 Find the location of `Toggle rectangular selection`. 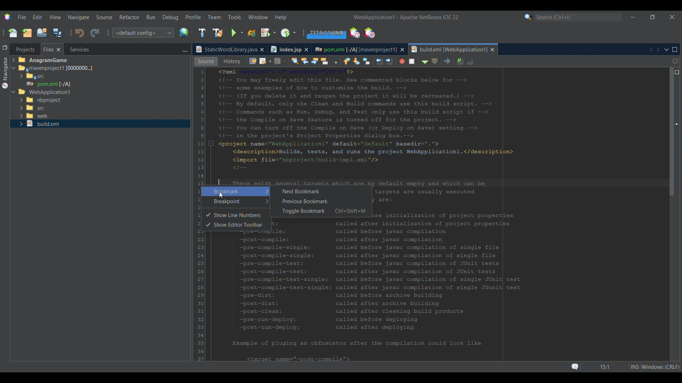

Toggle rectangular selection is located at coordinates (399, 62).